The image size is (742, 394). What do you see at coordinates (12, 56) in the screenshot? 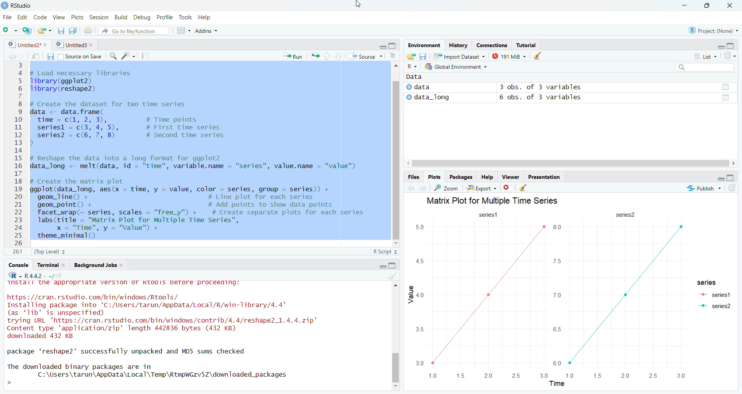
I see `move back` at bounding box center [12, 56].